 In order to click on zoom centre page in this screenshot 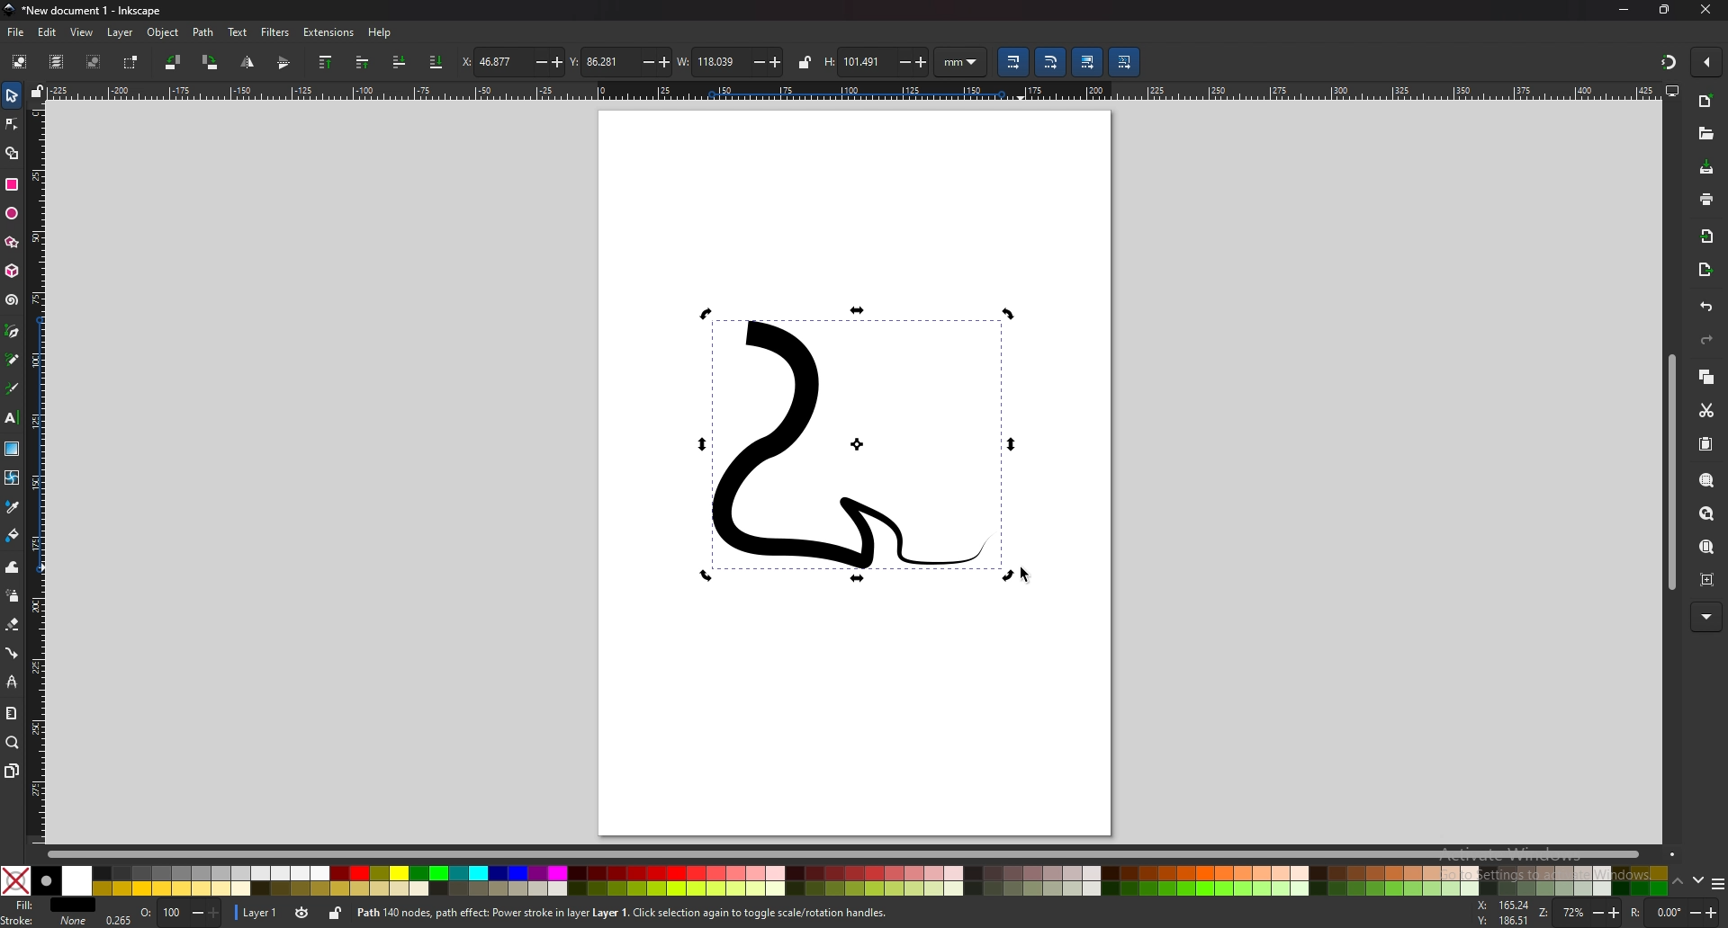, I will do `click(1707, 580)`.